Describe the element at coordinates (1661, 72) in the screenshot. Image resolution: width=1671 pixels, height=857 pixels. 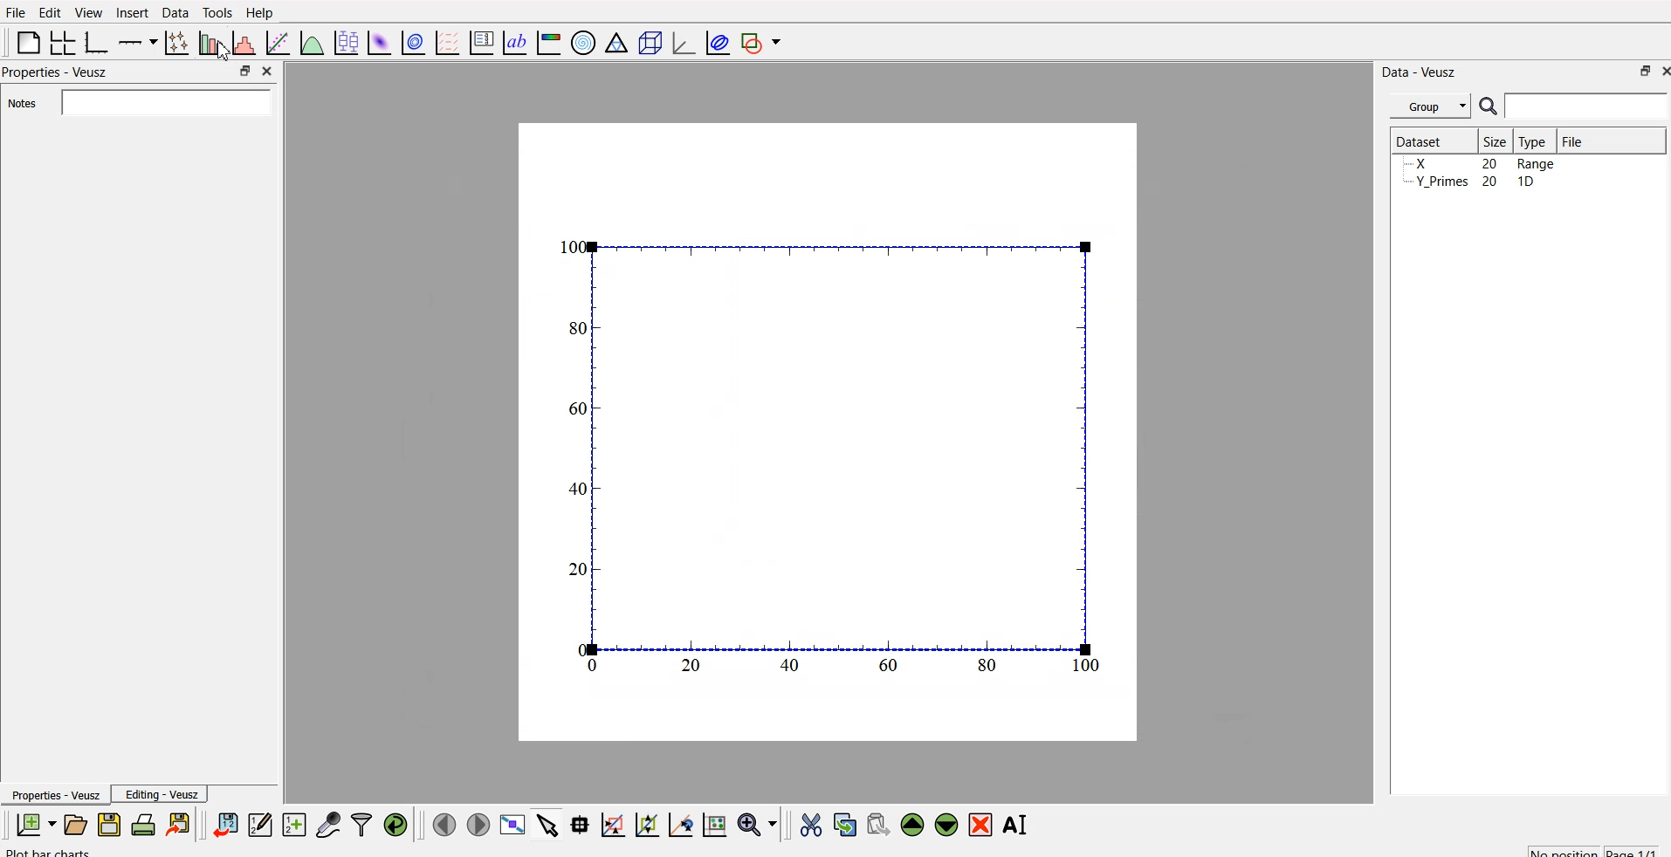
I see `close` at that location.